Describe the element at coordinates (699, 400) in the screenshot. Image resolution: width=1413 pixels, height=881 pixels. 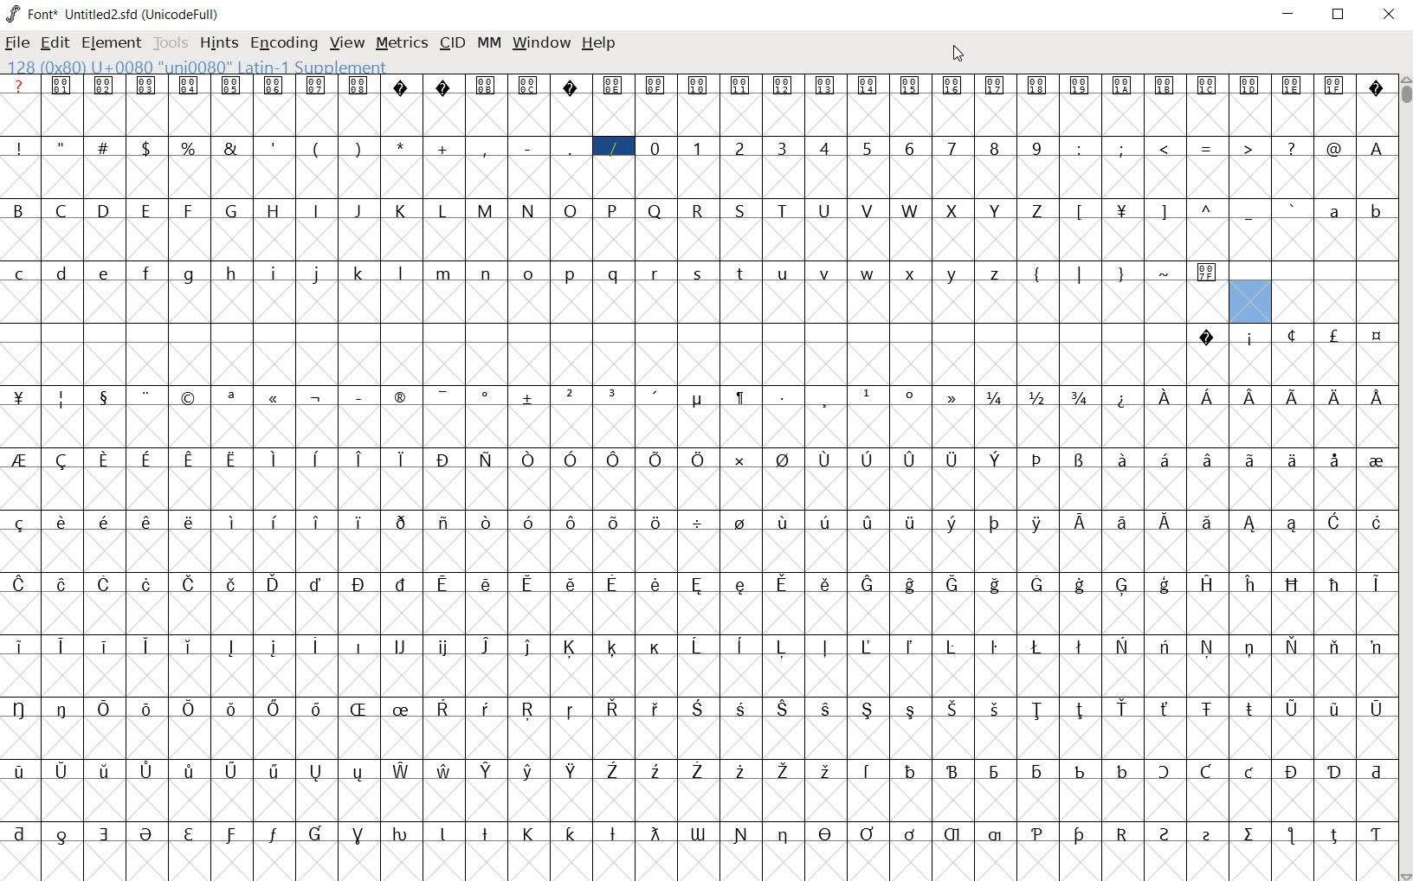
I see `glyph` at that location.